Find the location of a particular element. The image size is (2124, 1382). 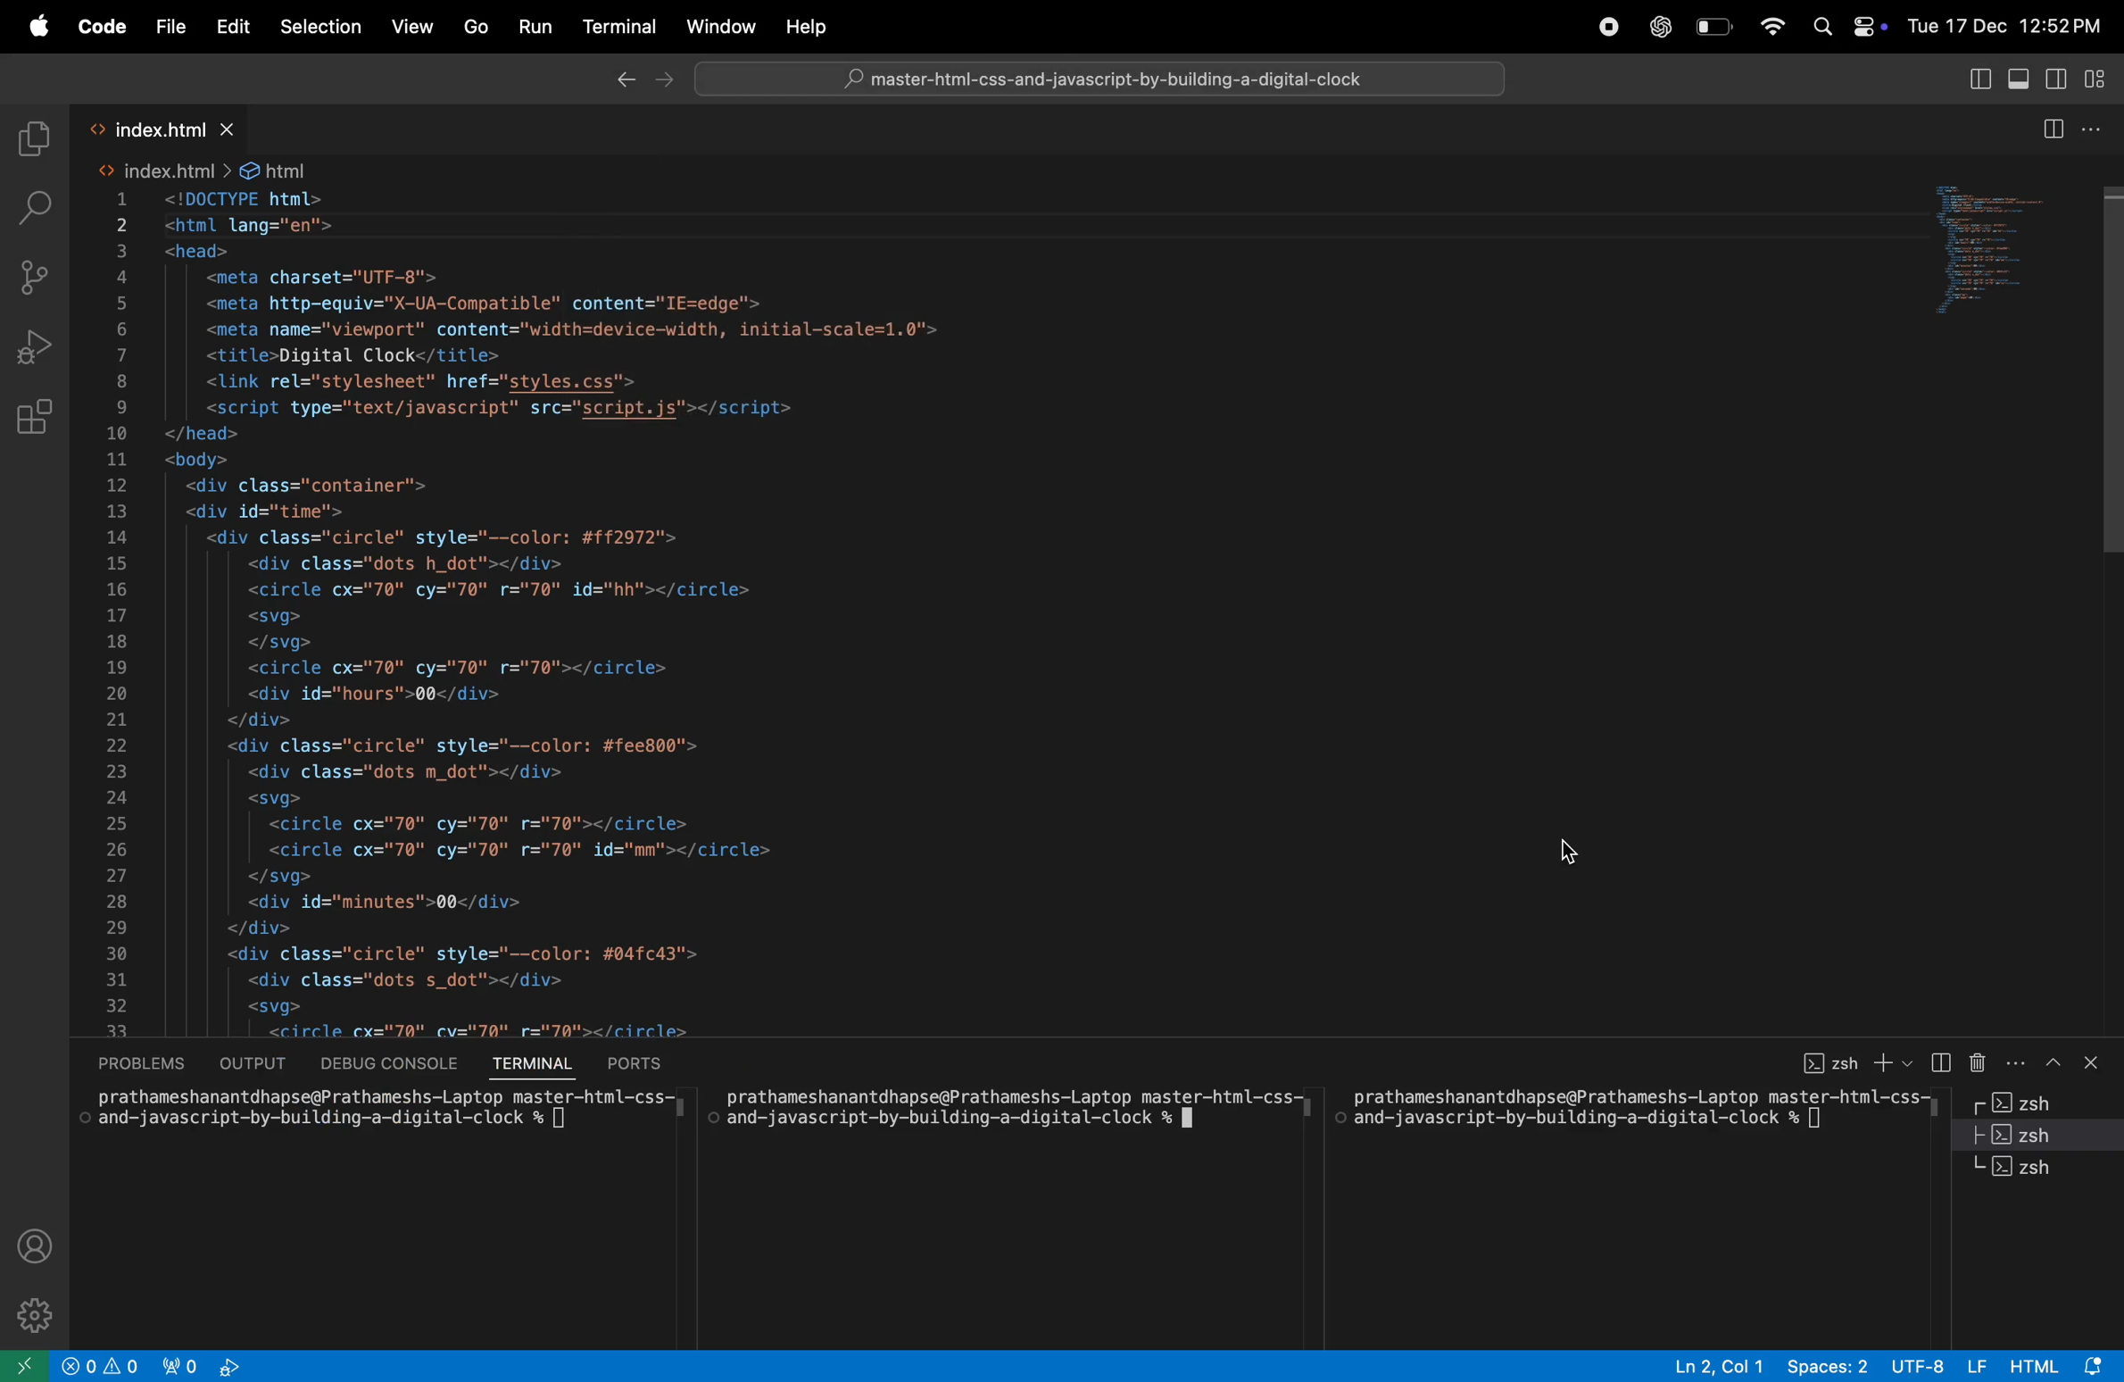

© master-html-css-and-javascript-by-building-a-digital-clock is located at coordinates (1099, 79).